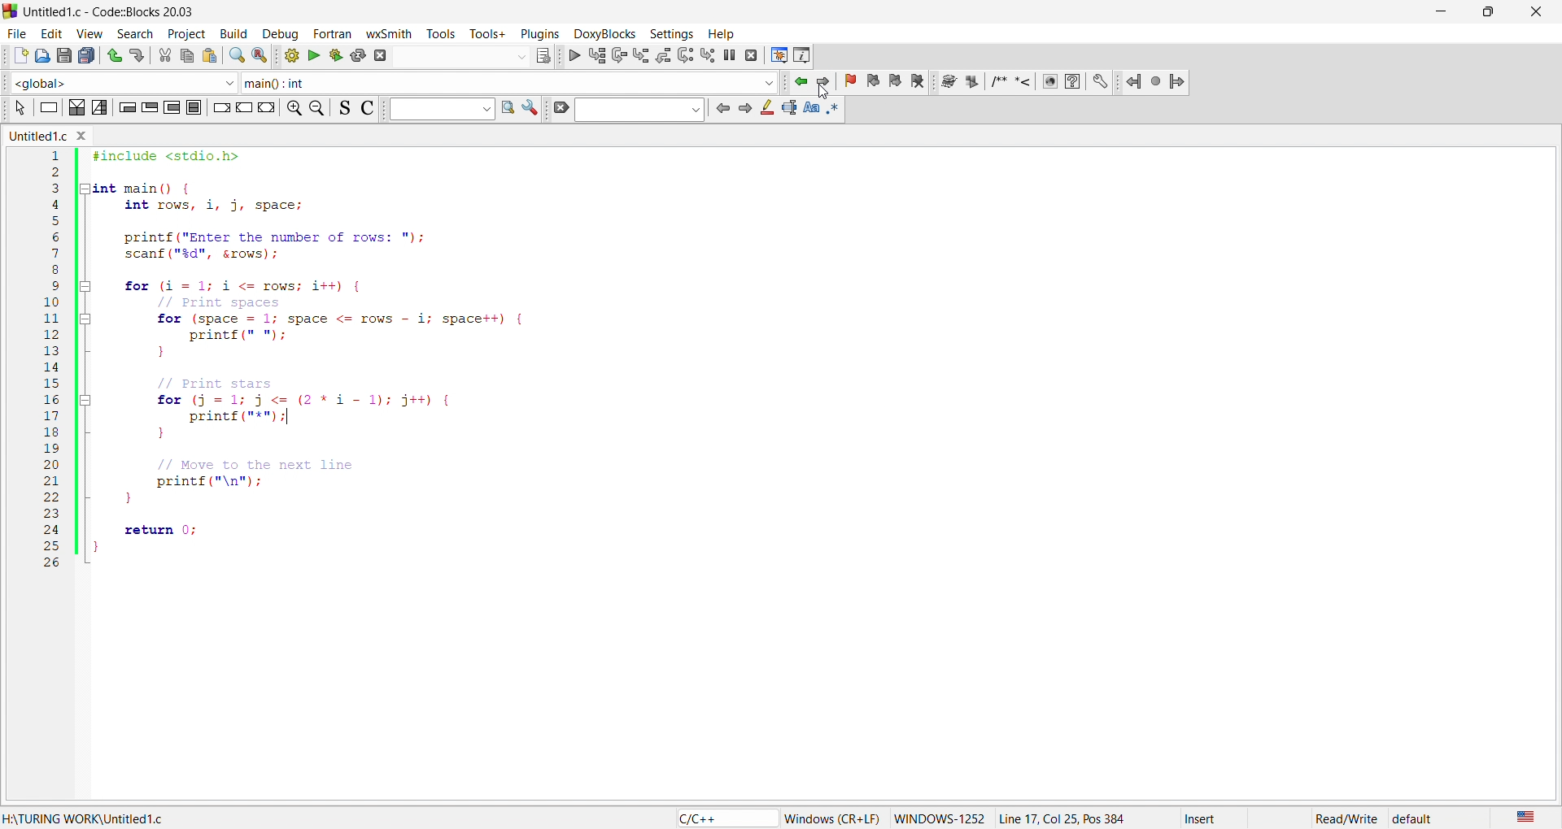 Image resolution: width=1562 pixels, height=829 pixels. What do you see at coordinates (530, 108) in the screenshot?
I see `settings` at bounding box center [530, 108].